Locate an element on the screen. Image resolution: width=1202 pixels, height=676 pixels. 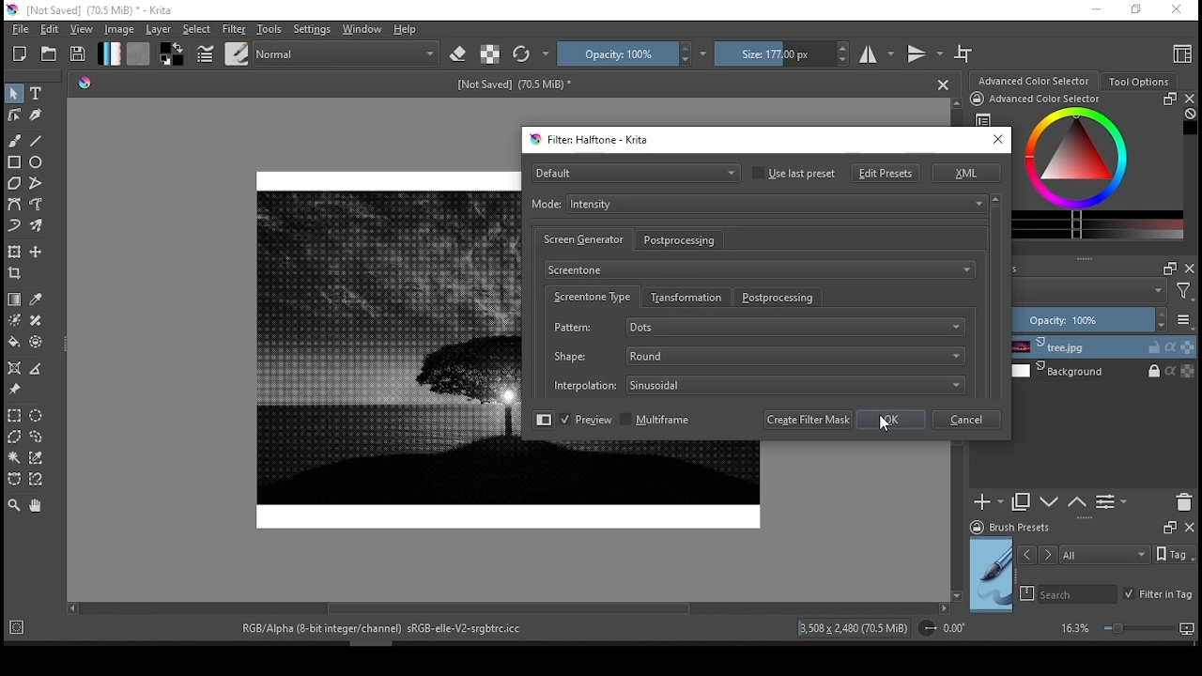
ellipse tool is located at coordinates (41, 162).